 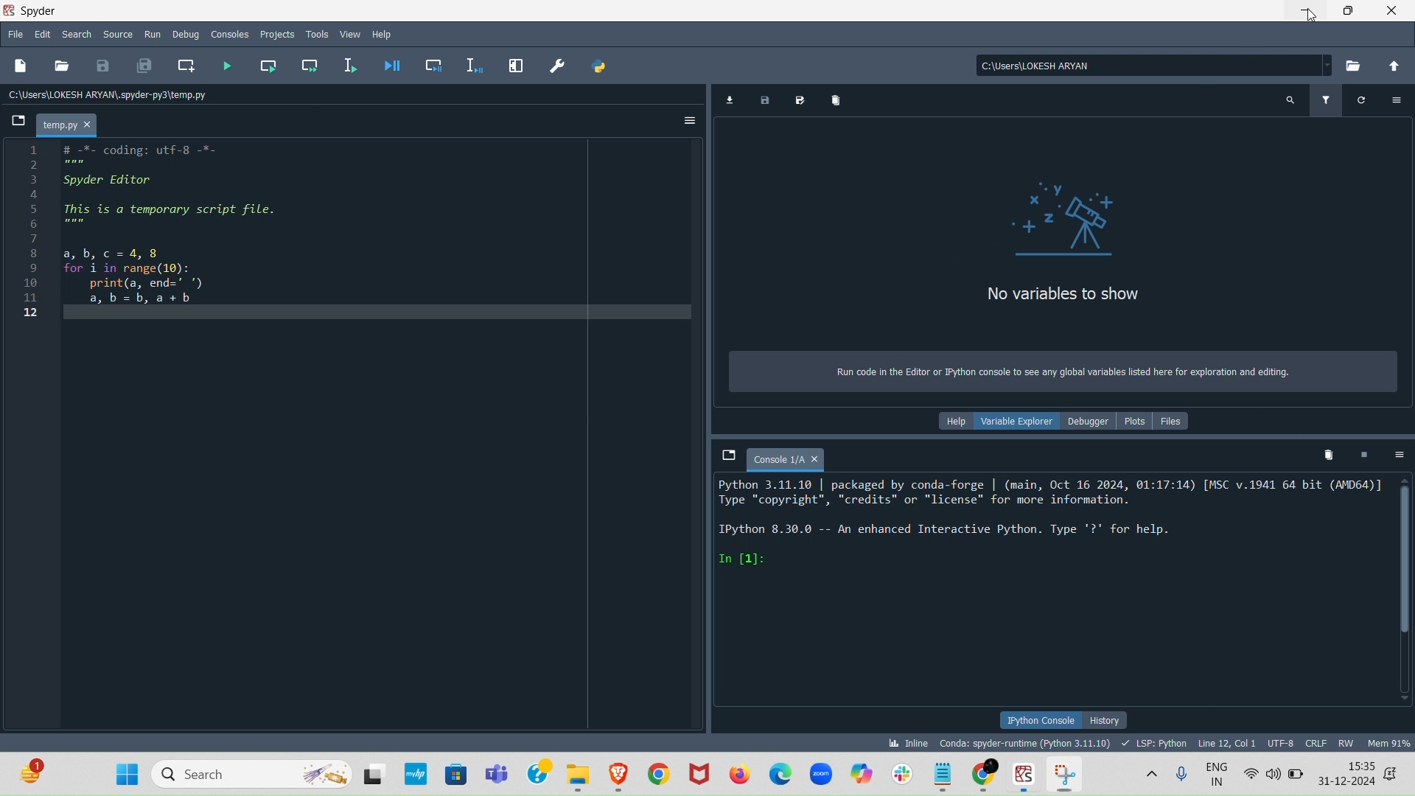 What do you see at coordinates (1052, 591) in the screenshot?
I see `Console editor` at bounding box center [1052, 591].